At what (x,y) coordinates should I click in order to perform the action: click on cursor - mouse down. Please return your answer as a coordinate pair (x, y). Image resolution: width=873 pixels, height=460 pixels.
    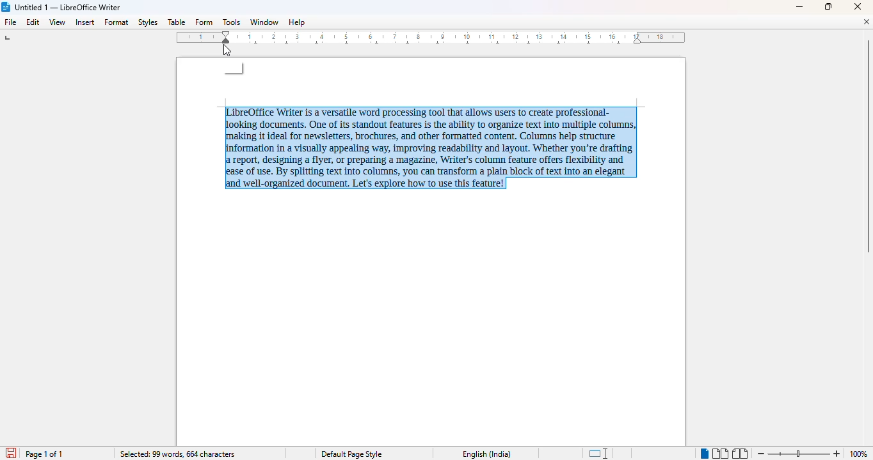
    Looking at the image, I should click on (227, 50).